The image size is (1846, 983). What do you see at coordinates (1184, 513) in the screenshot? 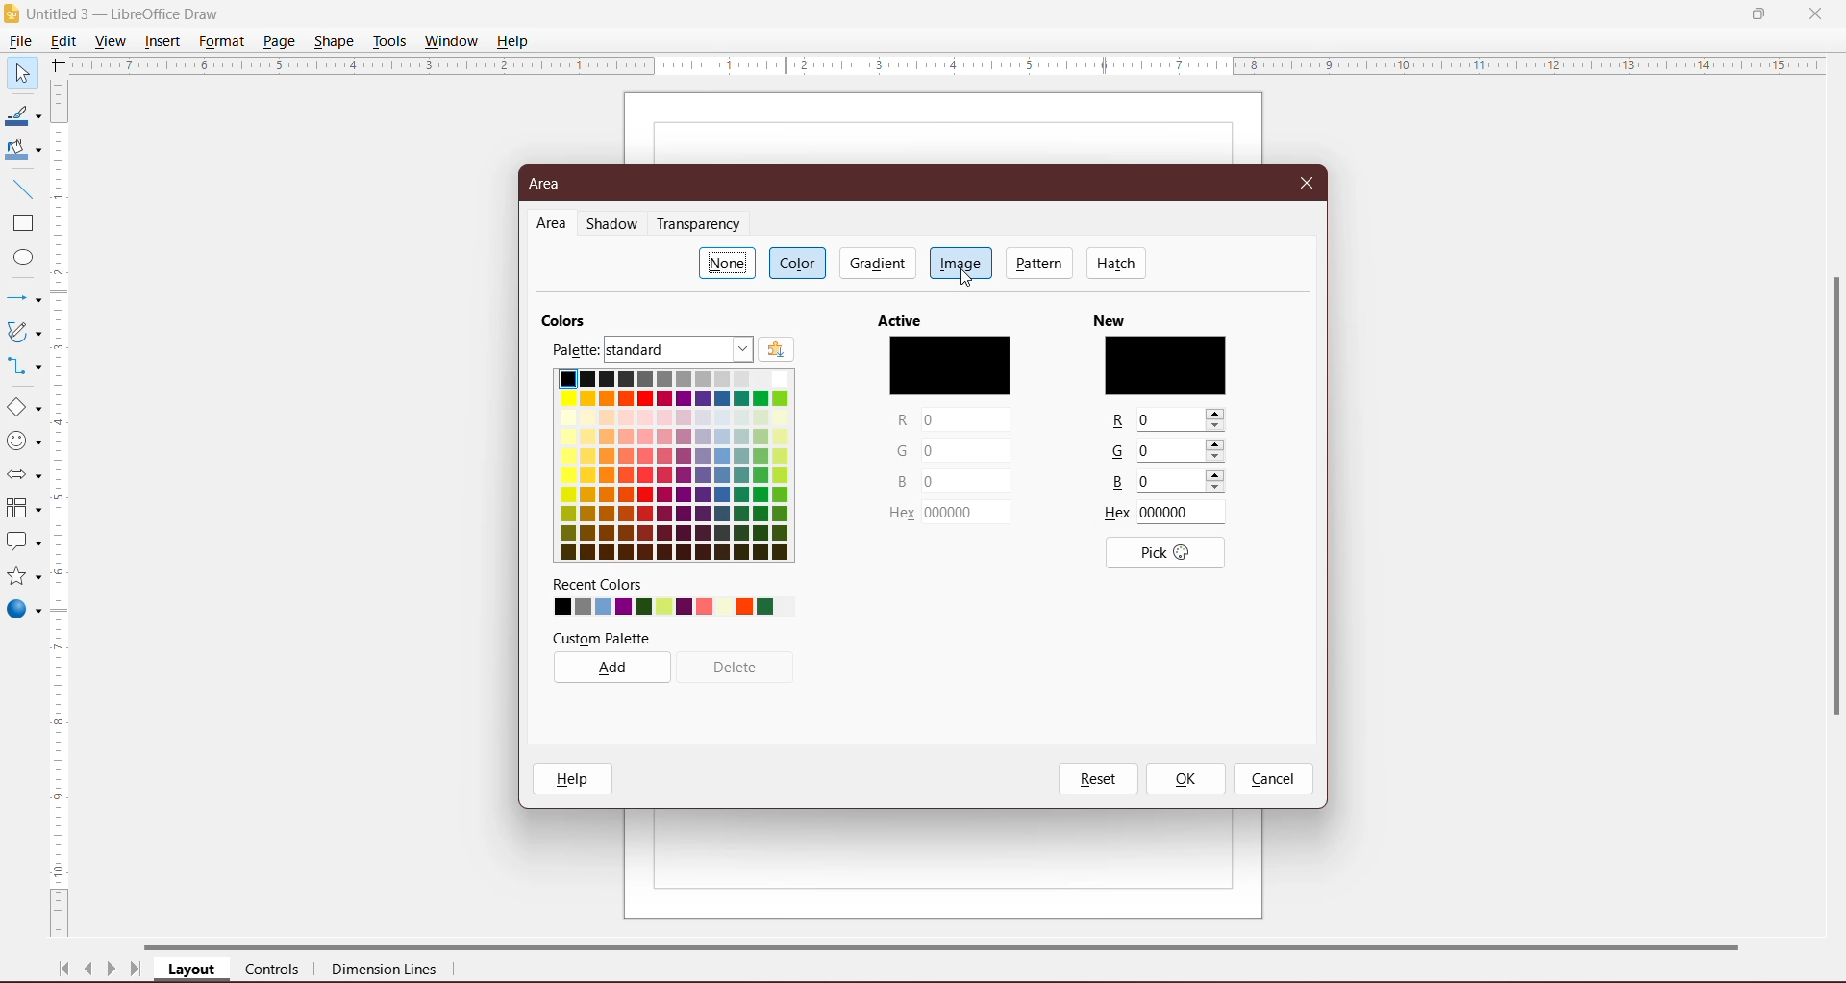
I see `000000` at bounding box center [1184, 513].